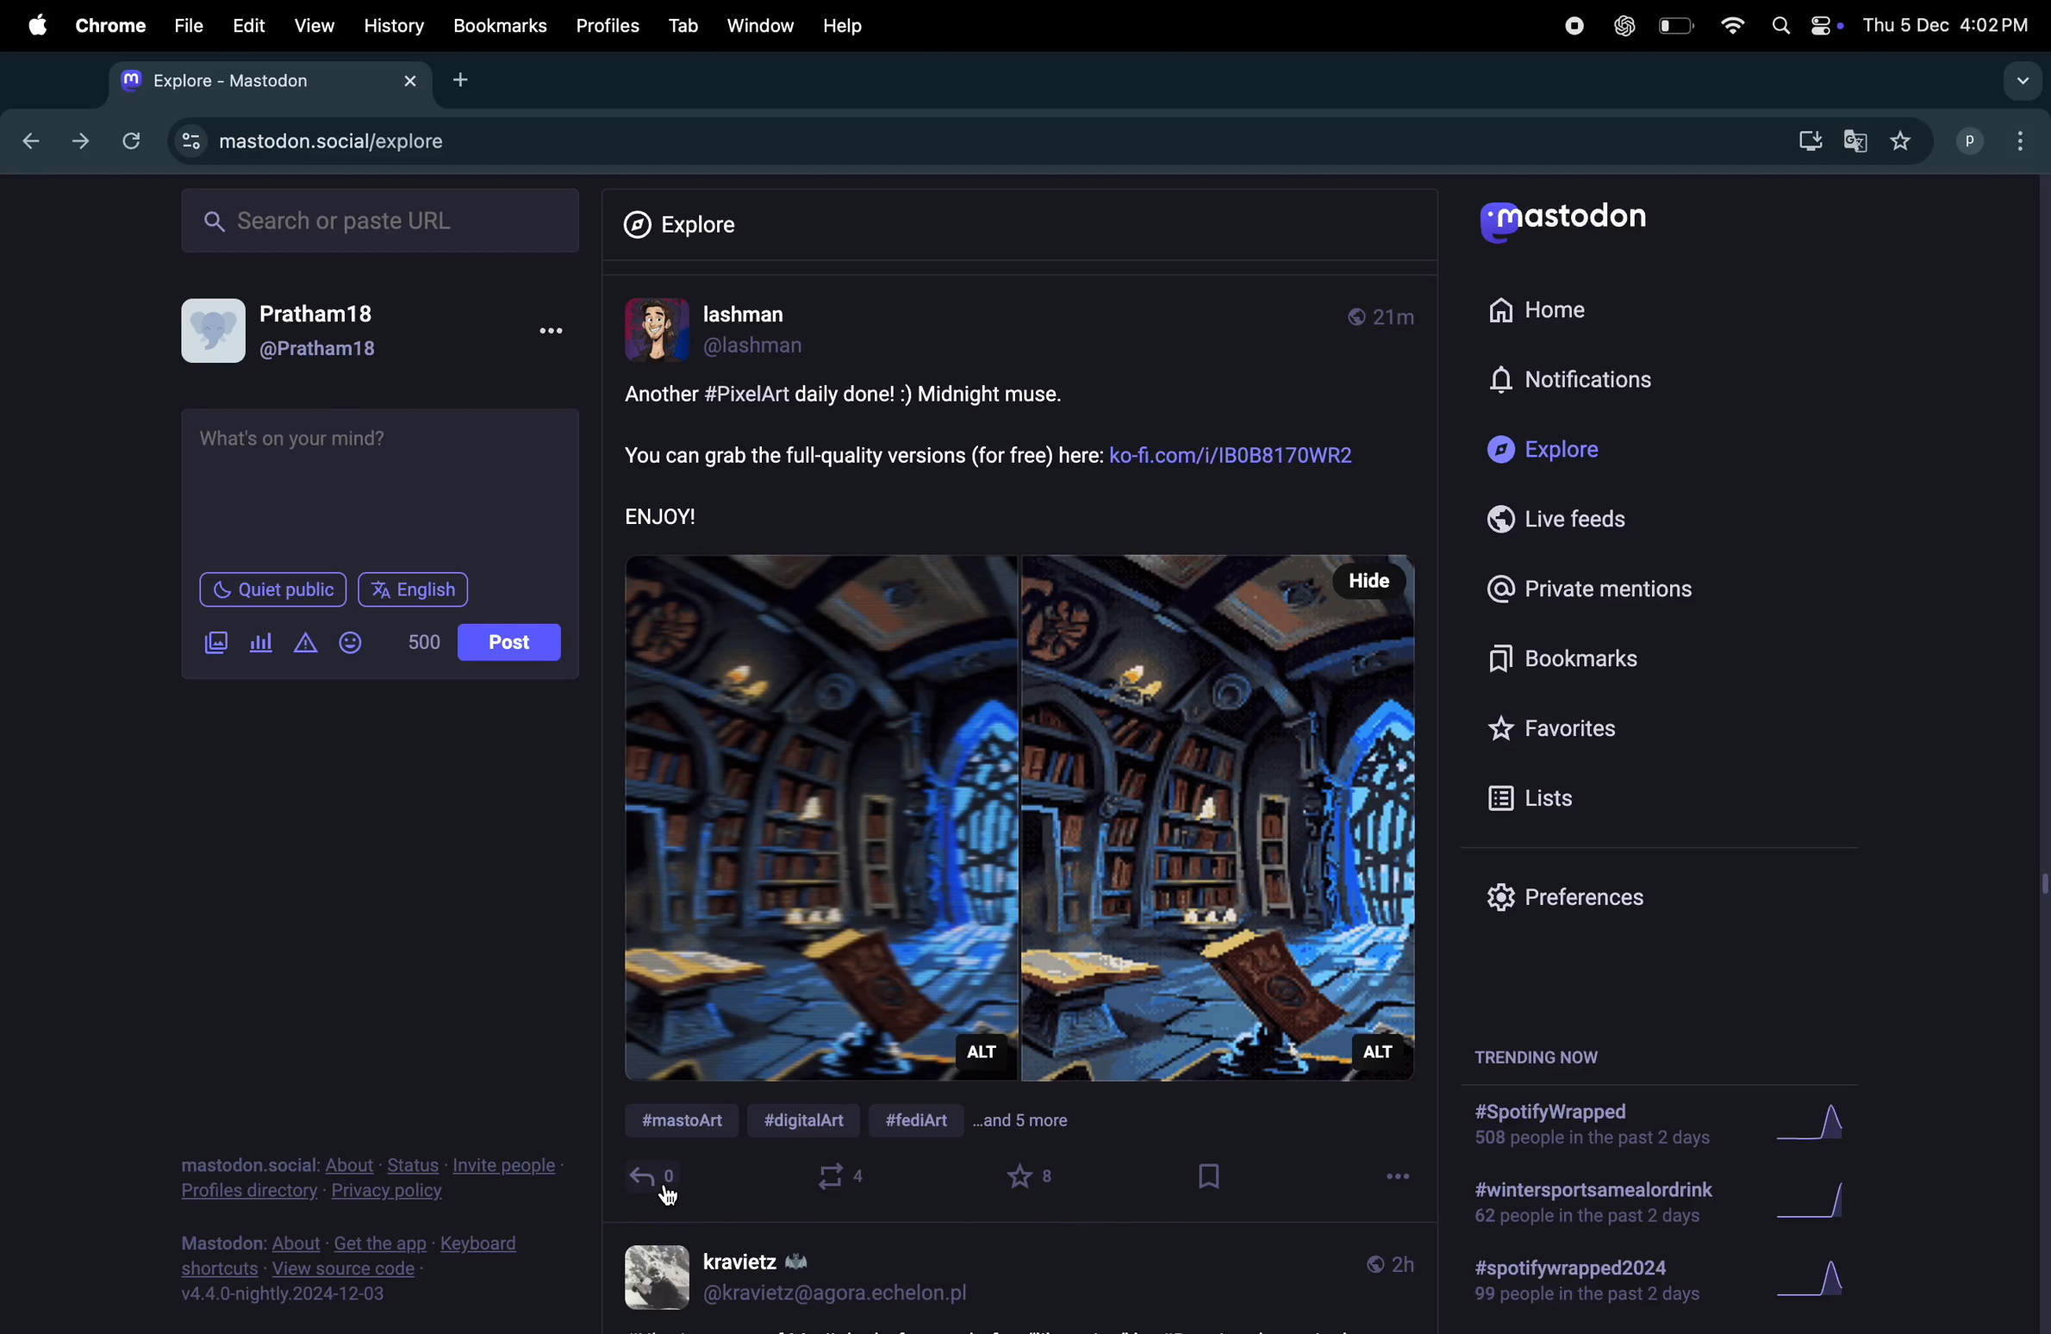 The height and width of the screenshot is (1334, 2051). Describe the element at coordinates (275, 591) in the screenshot. I see `Quiet public` at that location.